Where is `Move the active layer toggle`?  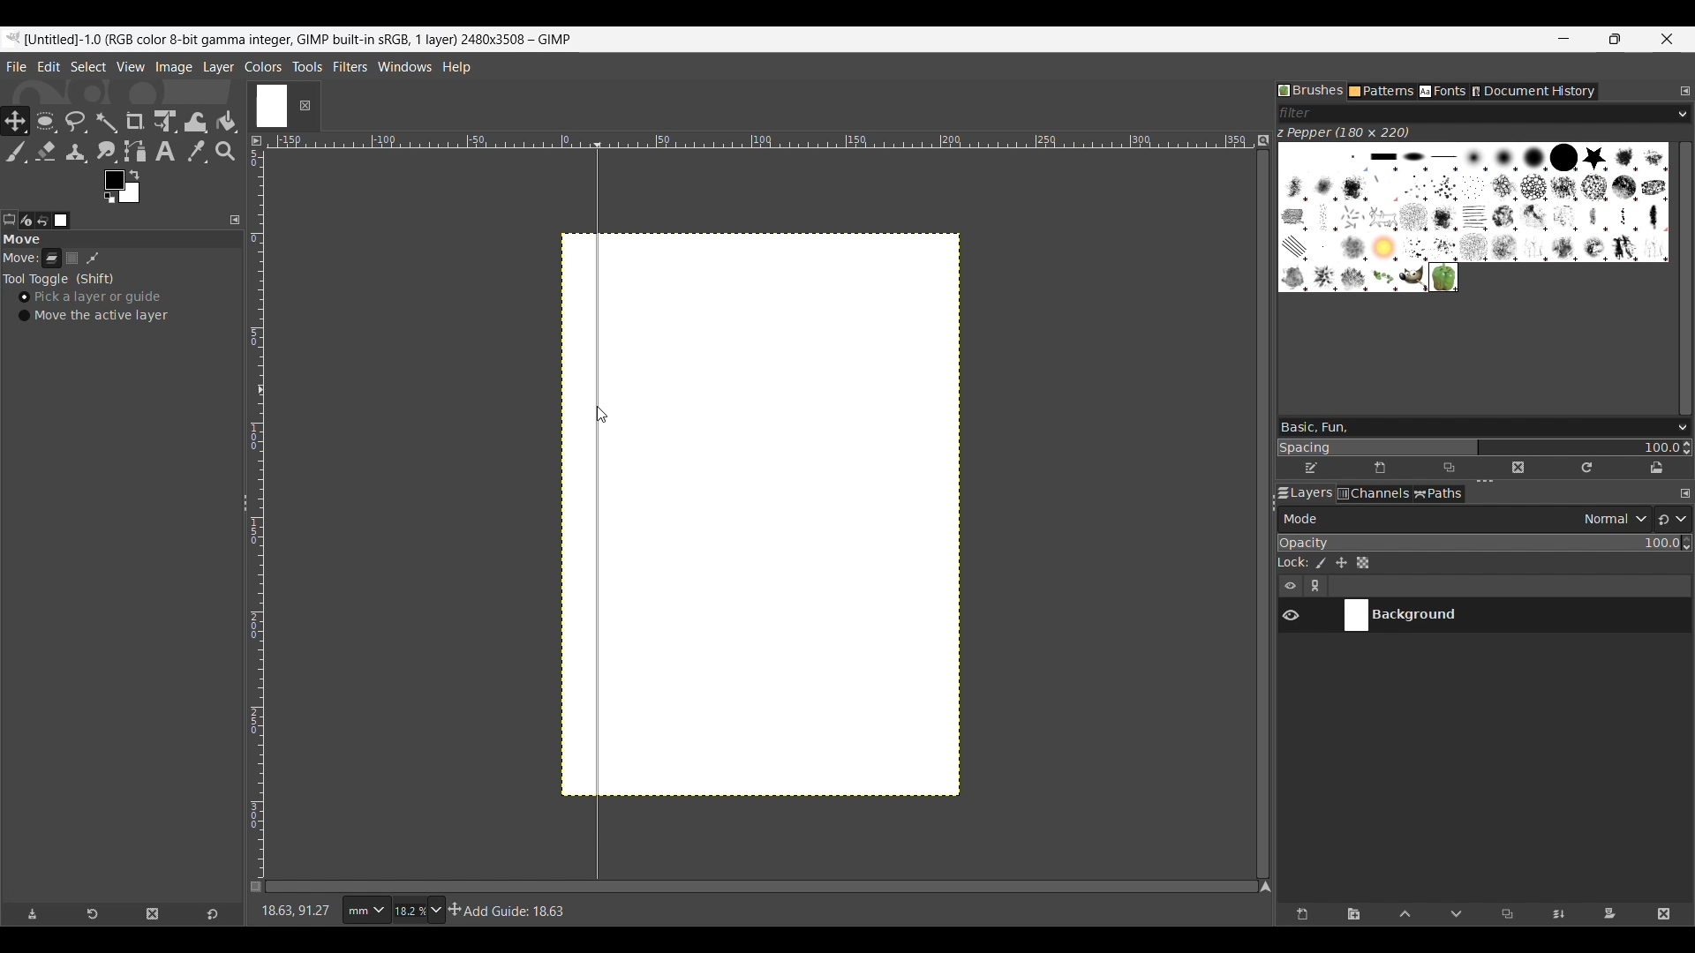 Move the active layer toggle is located at coordinates (94, 316).